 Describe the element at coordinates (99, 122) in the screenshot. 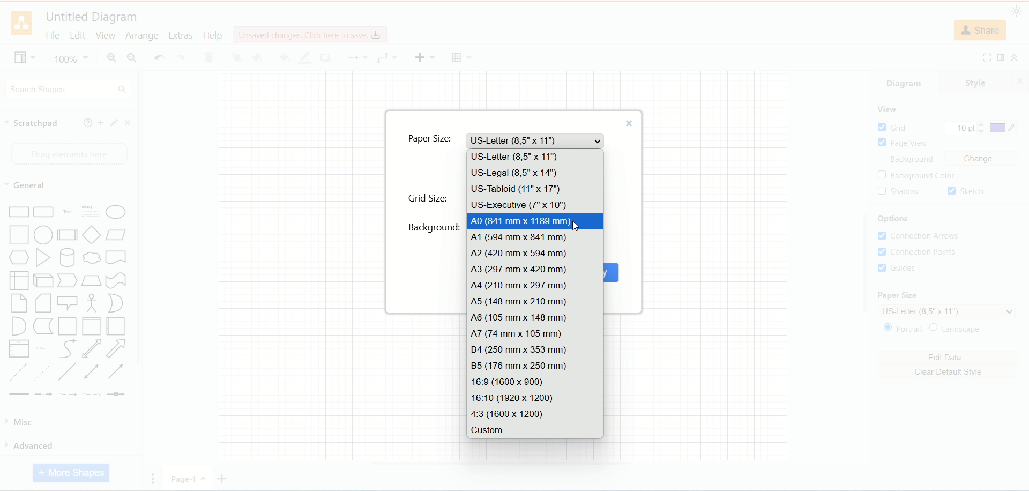

I see `add` at that location.